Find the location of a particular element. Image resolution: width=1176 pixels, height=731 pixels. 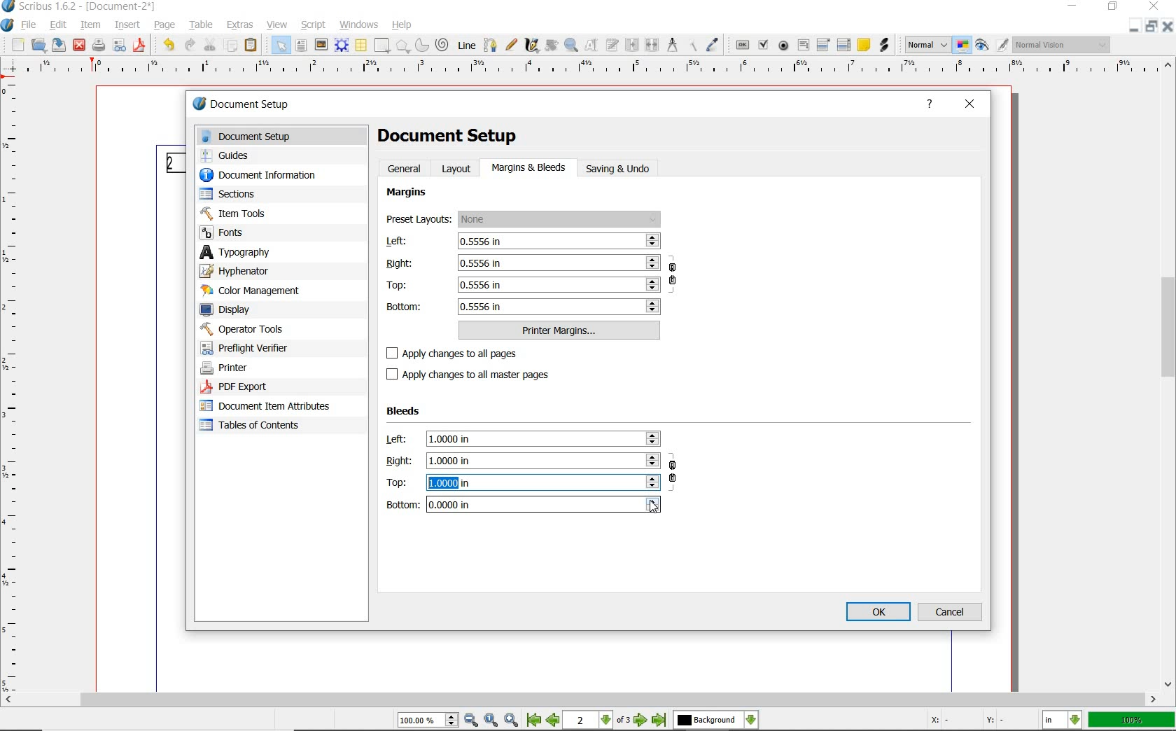

extras is located at coordinates (240, 25).